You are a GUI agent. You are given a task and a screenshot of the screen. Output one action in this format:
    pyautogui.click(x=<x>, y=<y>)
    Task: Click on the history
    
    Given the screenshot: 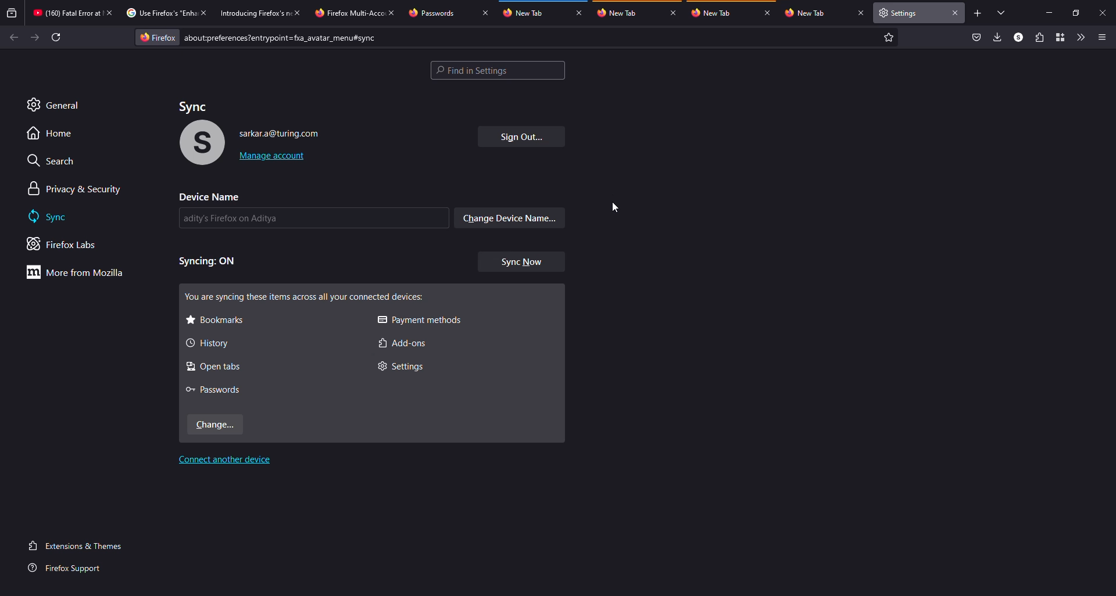 What is the action you would take?
    pyautogui.click(x=209, y=342)
    